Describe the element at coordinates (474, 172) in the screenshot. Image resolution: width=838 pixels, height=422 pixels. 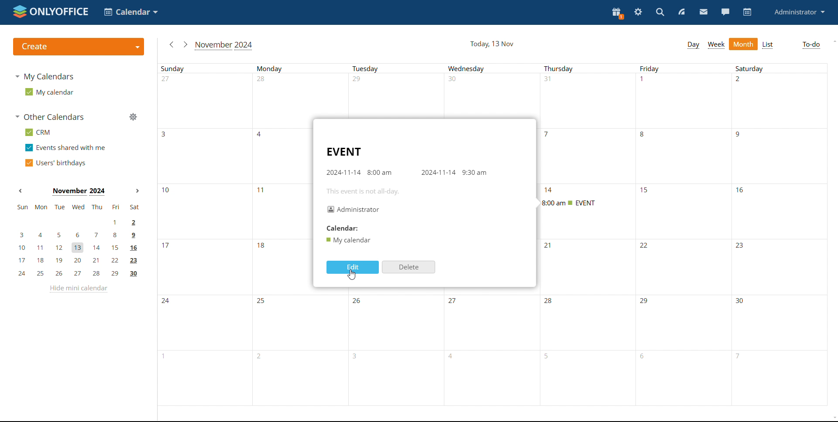
I see `end time` at that location.